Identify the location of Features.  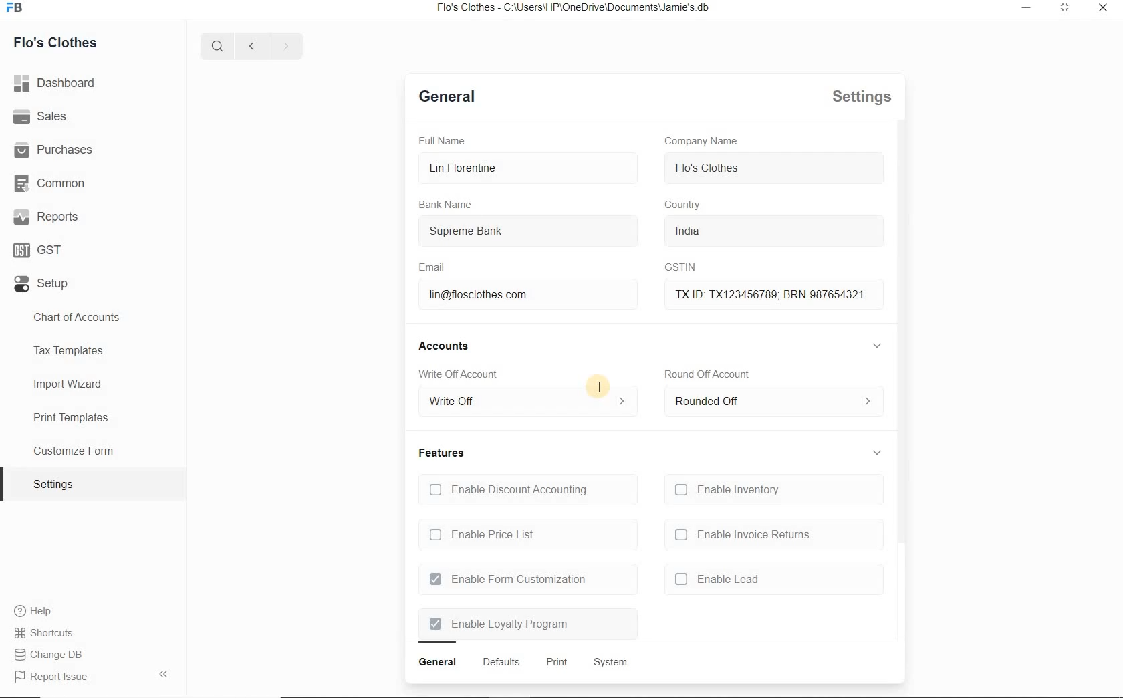
(444, 452).